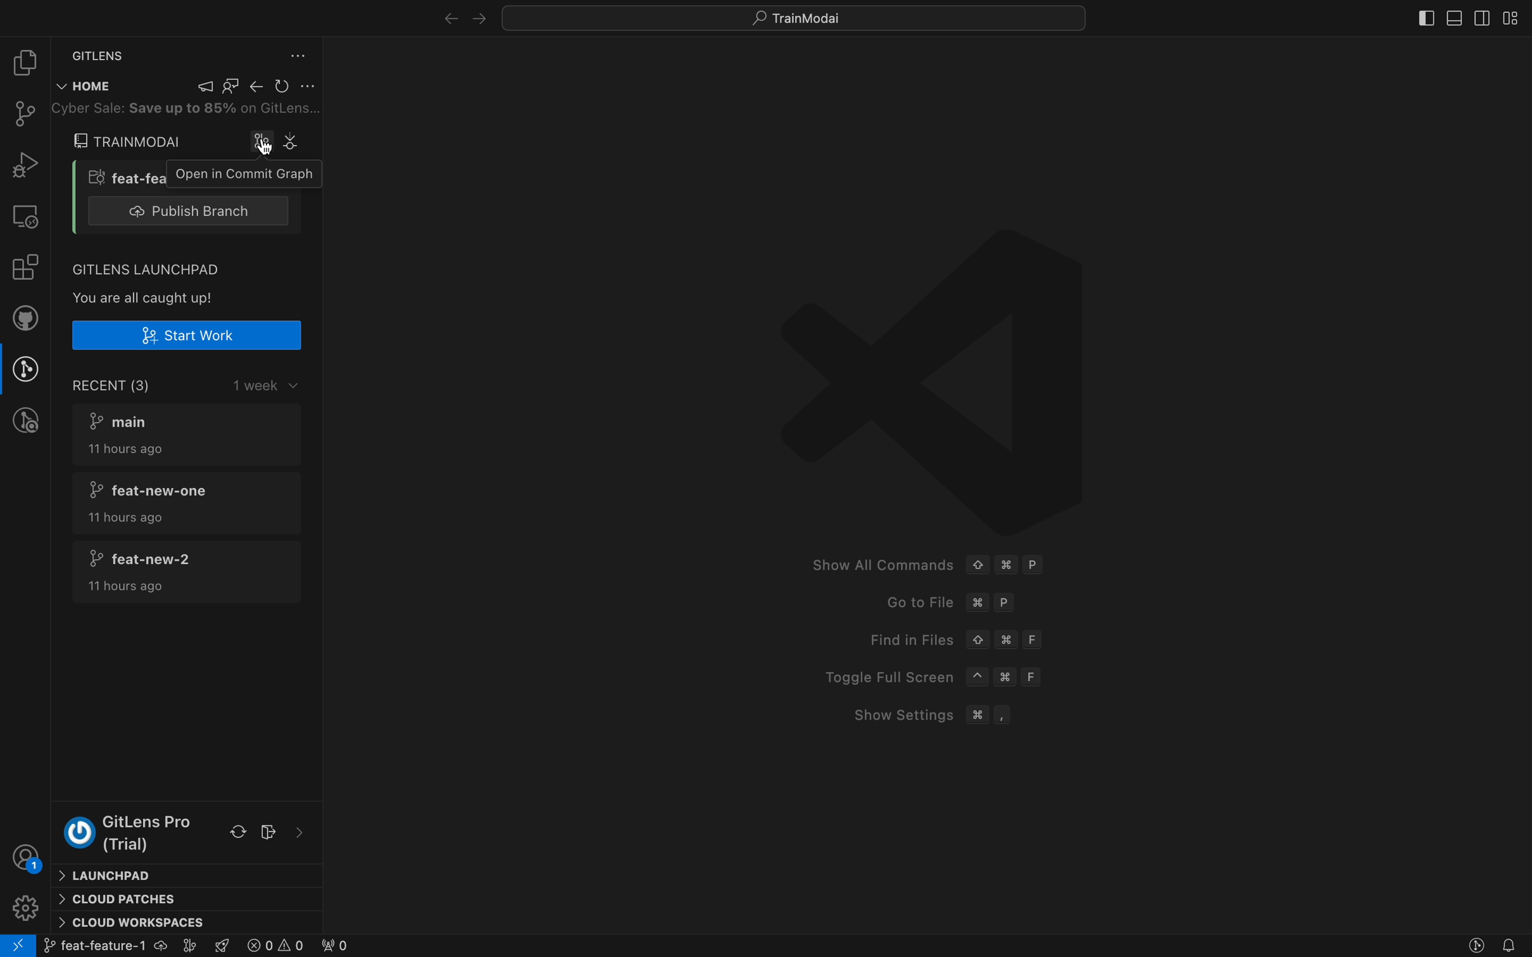 Image resolution: width=1532 pixels, height=957 pixels. What do you see at coordinates (234, 173) in the screenshot?
I see `open a comment` at bounding box center [234, 173].